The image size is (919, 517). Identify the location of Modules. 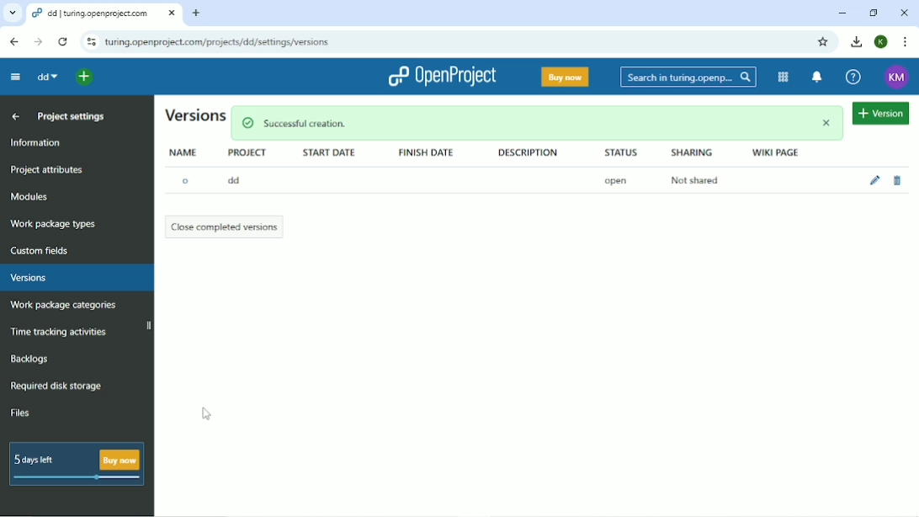
(783, 77).